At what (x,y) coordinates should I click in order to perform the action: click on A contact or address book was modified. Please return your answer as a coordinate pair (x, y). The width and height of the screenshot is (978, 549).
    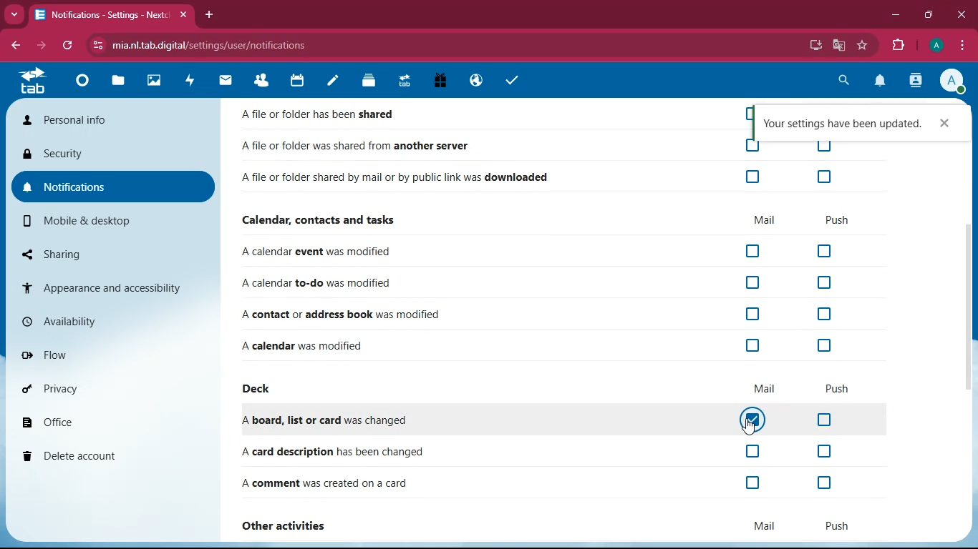
    Looking at the image, I should click on (347, 312).